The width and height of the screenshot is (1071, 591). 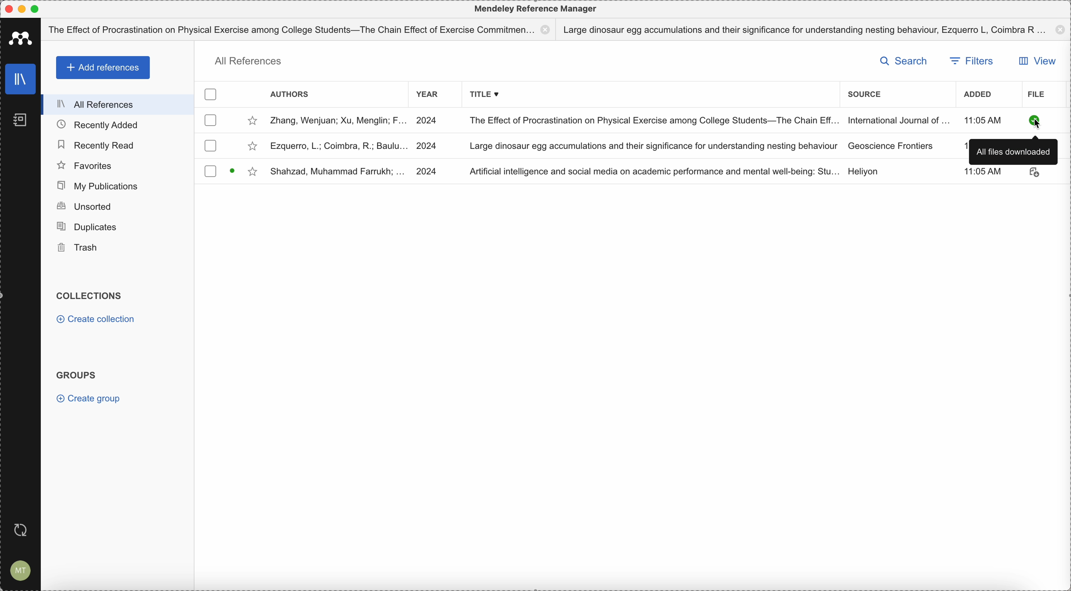 I want to click on 2024, so click(x=428, y=146).